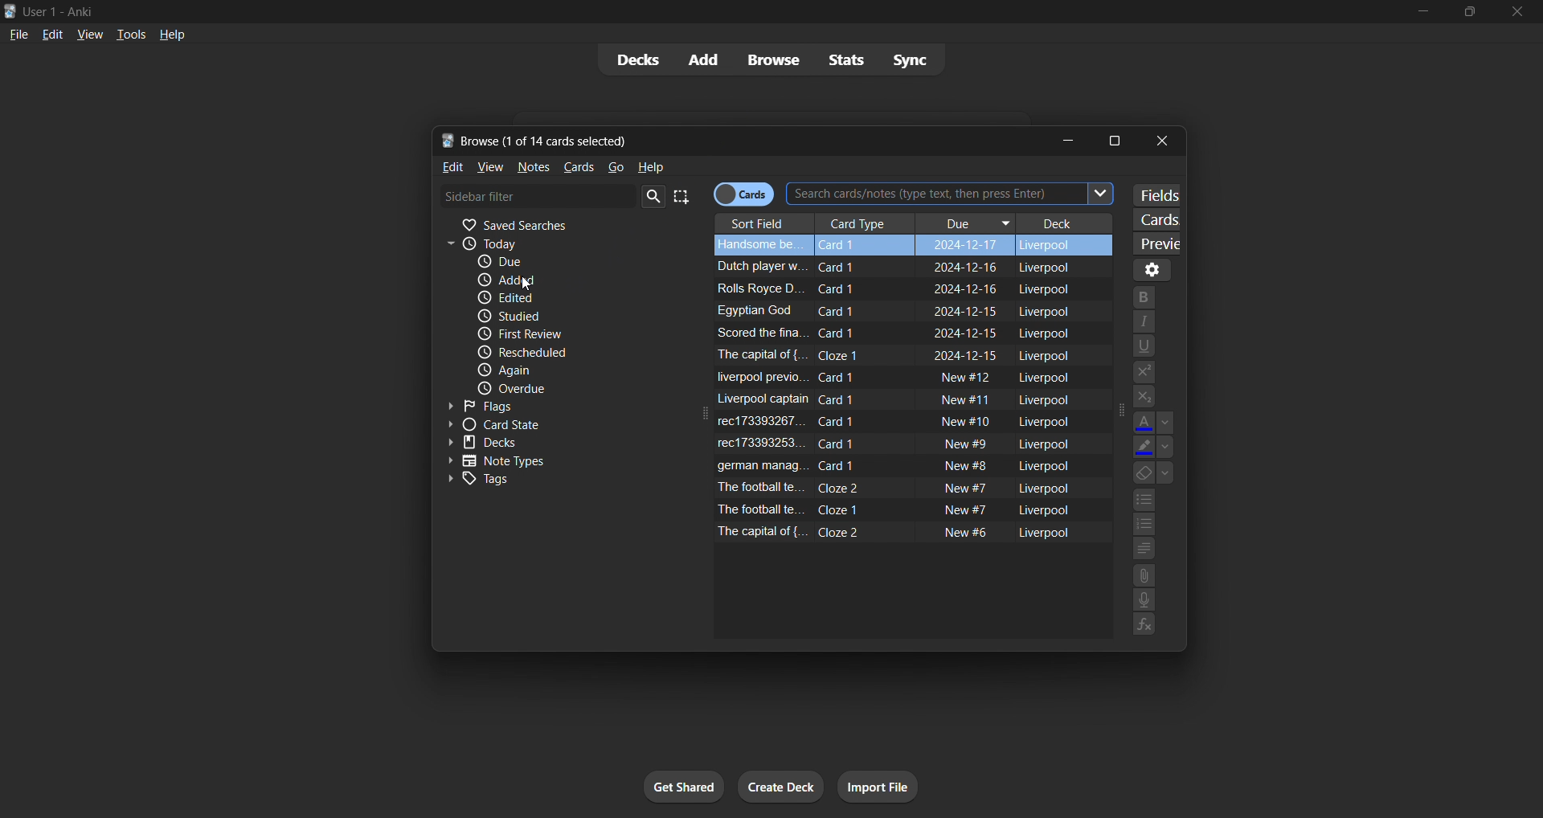  What do you see at coordinates (488, 166) in the screenshot?
I see `view` at bounding box center [488, 166].